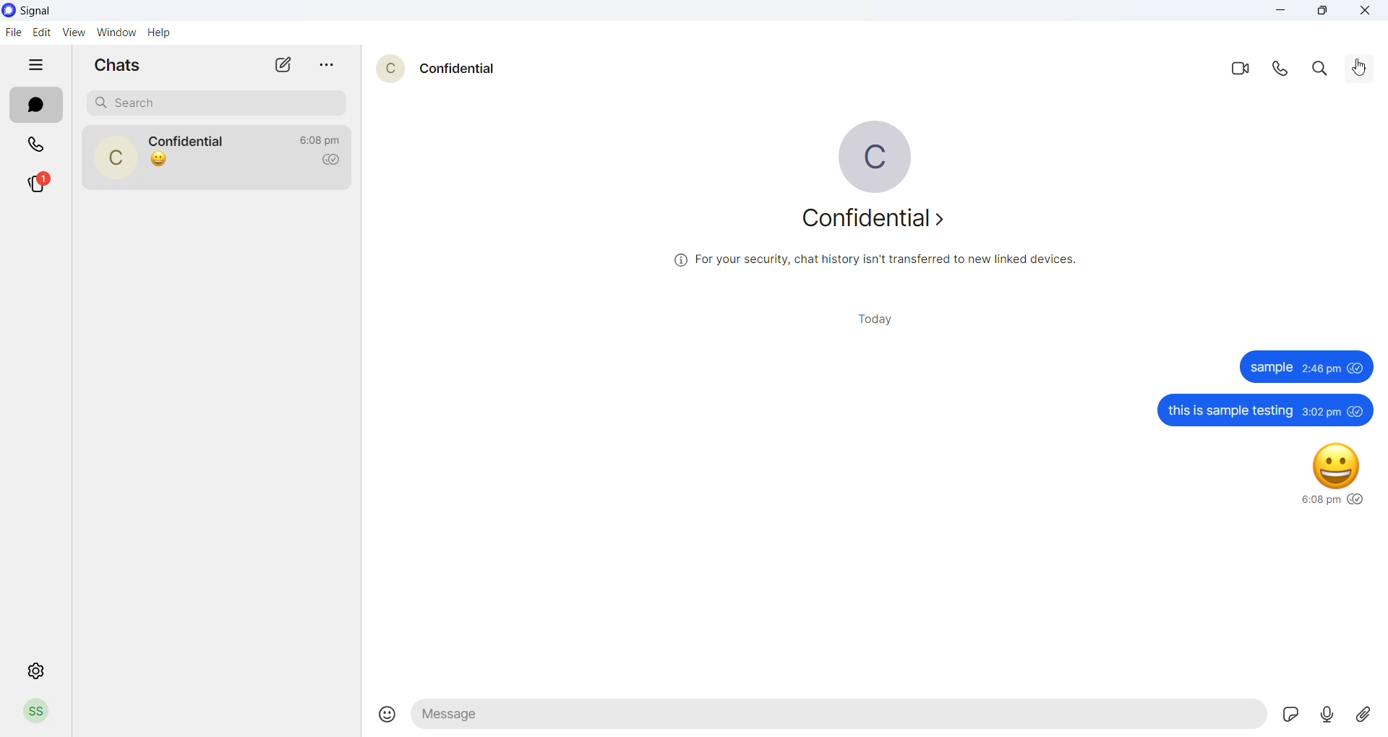 Image resolution: width=1388 pixels, height=737 pixels. I want to click on last message, so click(163, 162).